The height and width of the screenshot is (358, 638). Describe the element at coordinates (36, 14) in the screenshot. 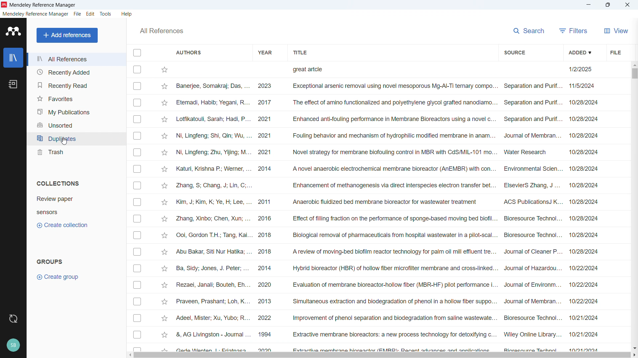

I see `Mendeley reference manager ` at that location.